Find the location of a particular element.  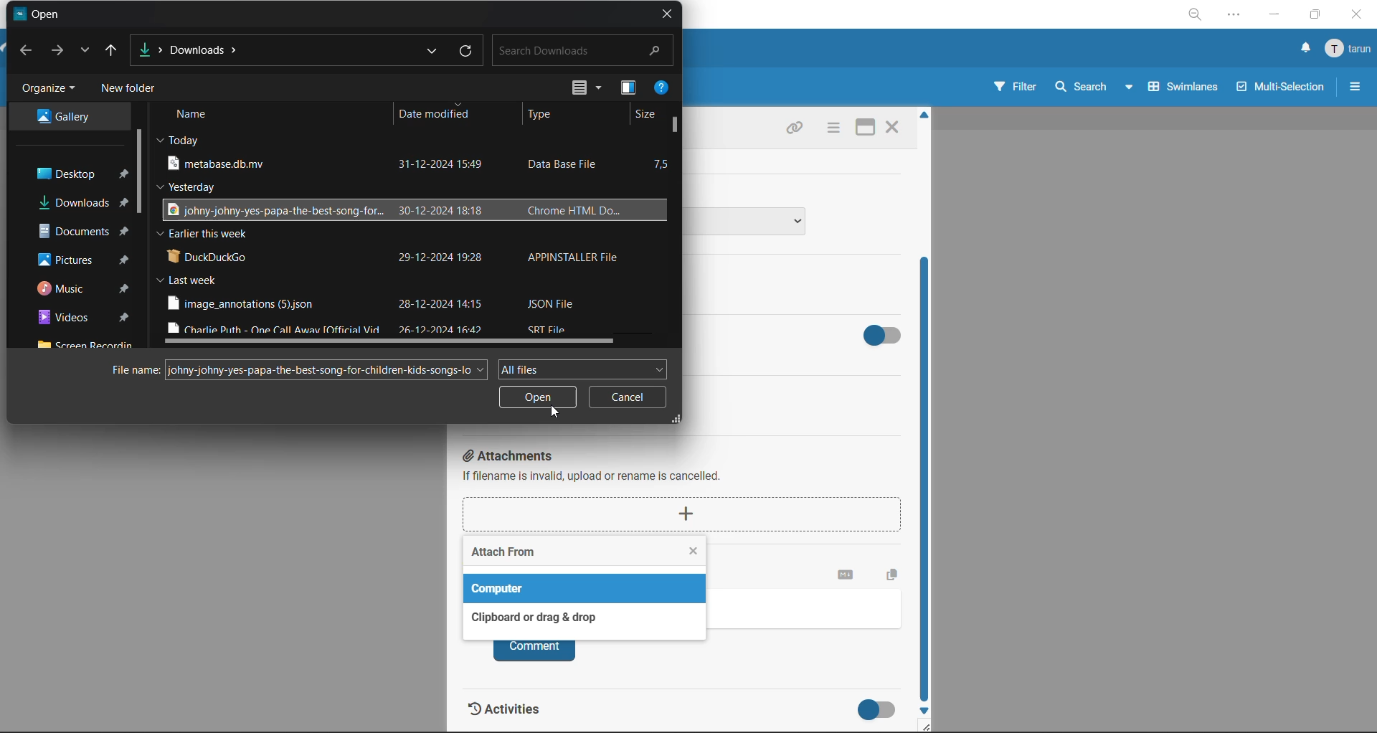

file with date and type is located at coordinates (390, 164).